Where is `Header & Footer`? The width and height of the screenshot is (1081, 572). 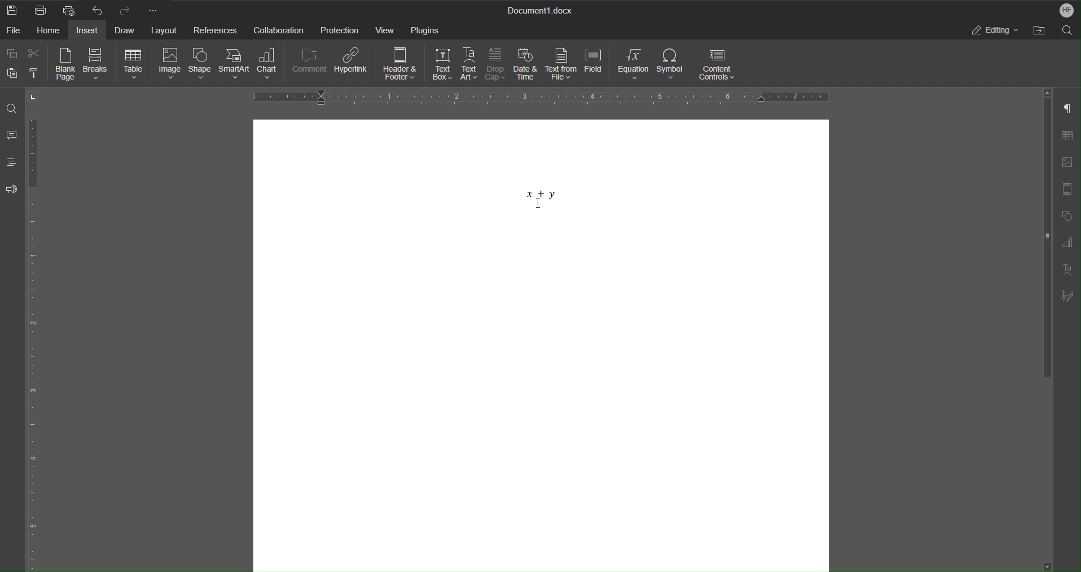
Header & Footer is located at coordinates (401, 64).